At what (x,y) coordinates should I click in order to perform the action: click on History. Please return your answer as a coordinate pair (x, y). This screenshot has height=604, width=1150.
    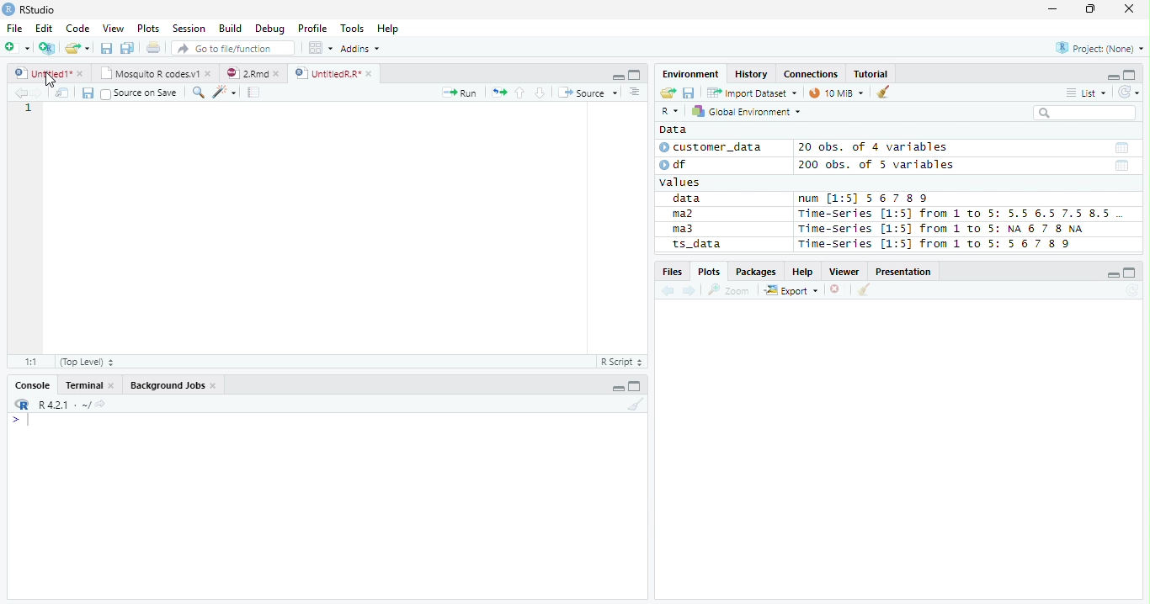
    Looking at the image, I should click on (753, 75).